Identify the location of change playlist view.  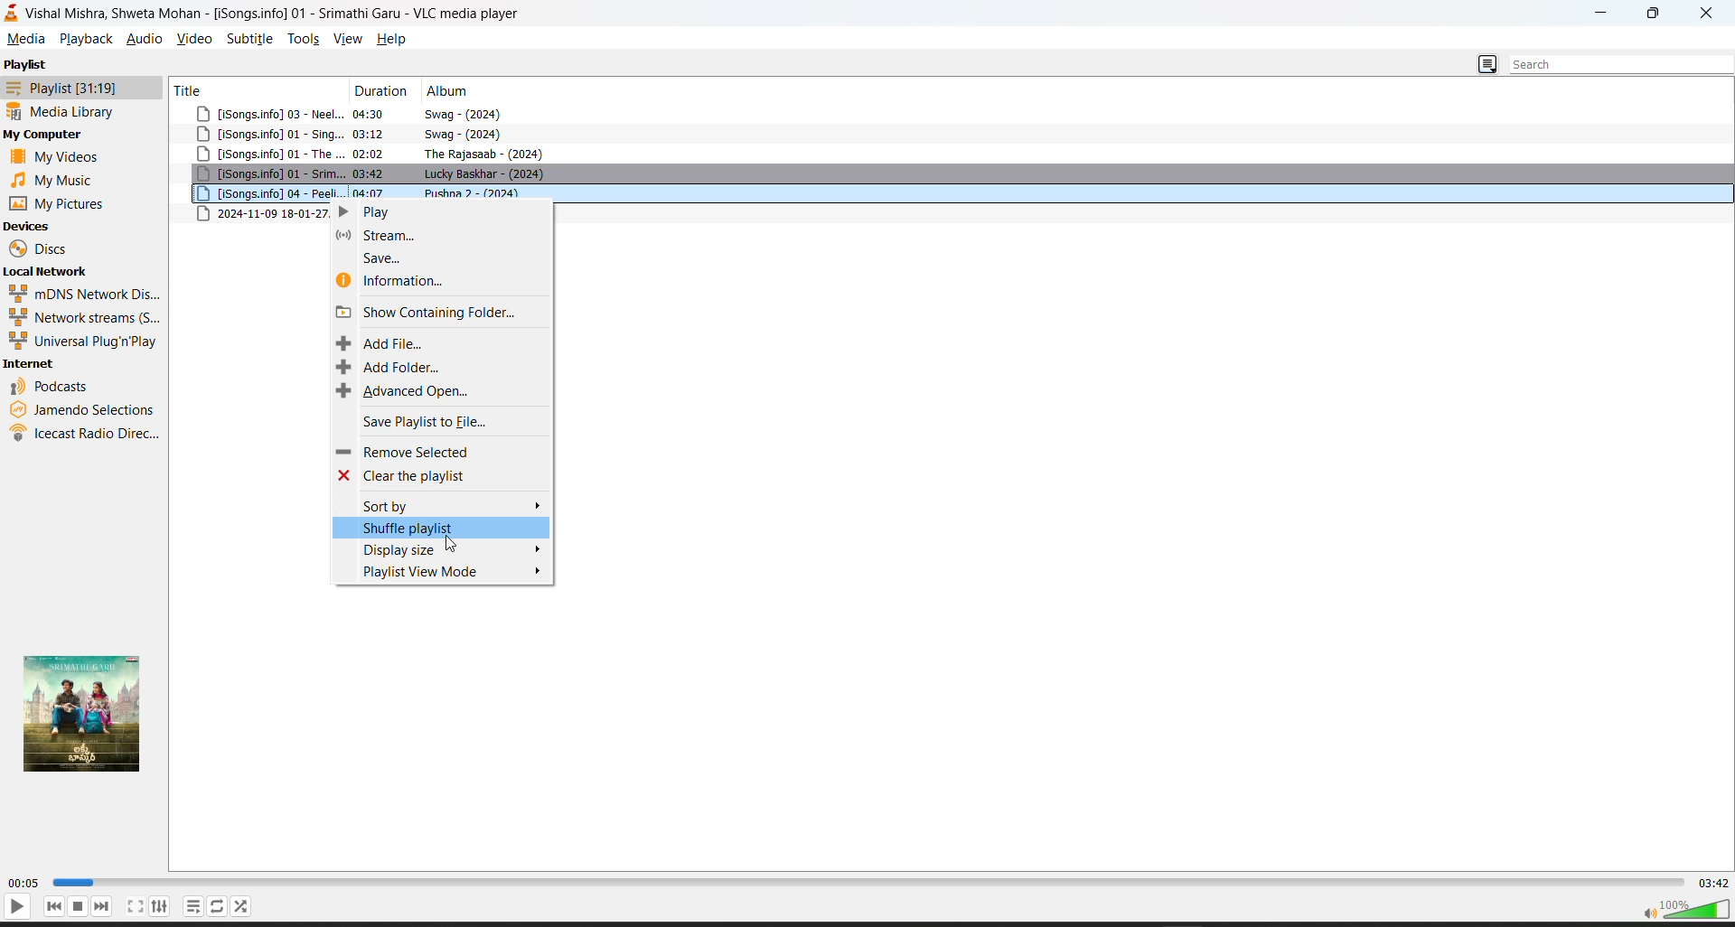
(1488, 63).